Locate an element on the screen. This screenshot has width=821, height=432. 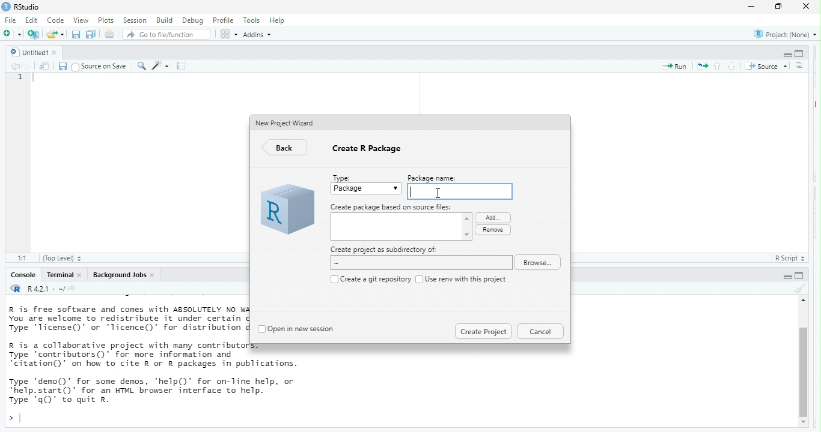
option is located at coordinates (228, 34).